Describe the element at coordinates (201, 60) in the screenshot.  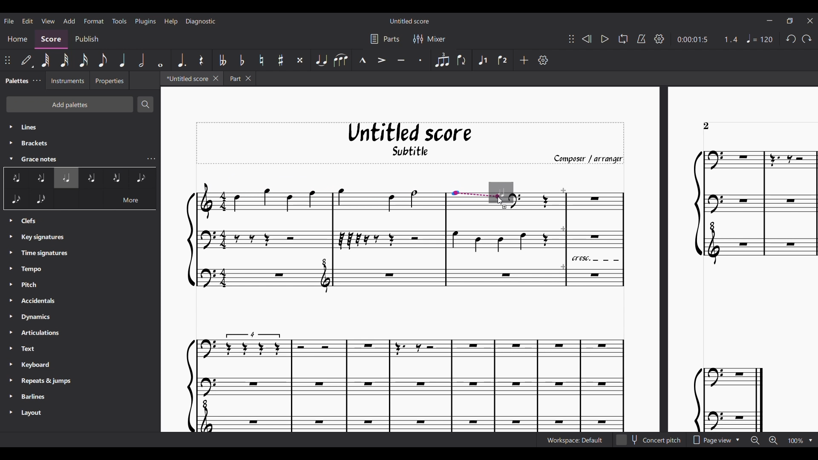
I see `Rest` at that location.